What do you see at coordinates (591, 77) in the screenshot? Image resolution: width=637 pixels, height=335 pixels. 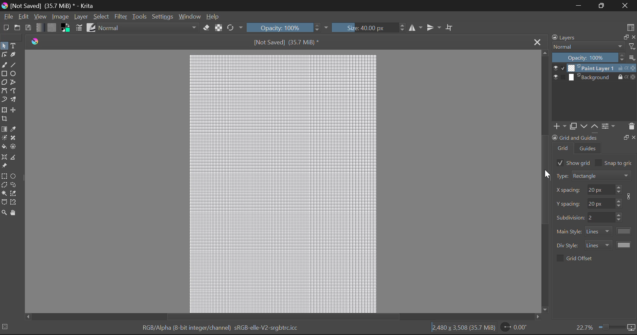 I see `layer 2` at bounding box center [591, 77].